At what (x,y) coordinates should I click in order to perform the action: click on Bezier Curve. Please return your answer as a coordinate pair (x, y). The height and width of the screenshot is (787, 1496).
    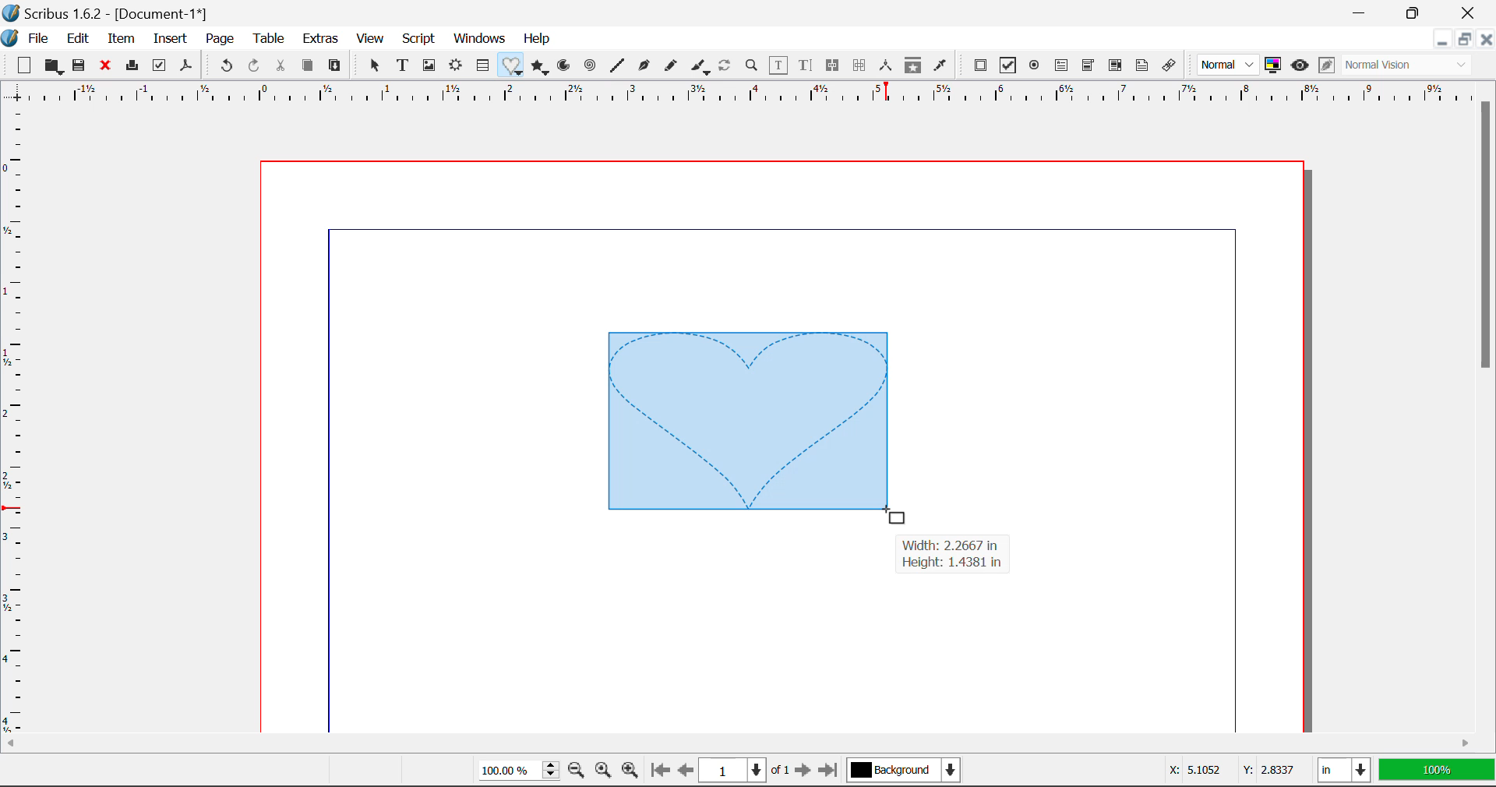
    Looking at the image, I should click on (645, 68).